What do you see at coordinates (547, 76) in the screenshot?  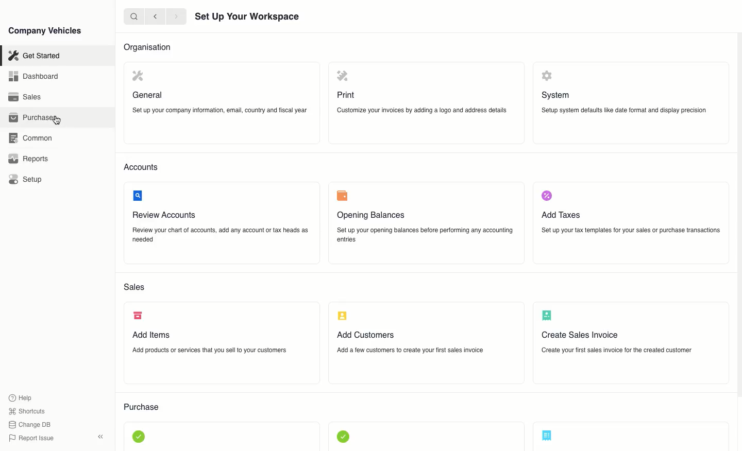 I see `icon` at bounding box center [547, 76].